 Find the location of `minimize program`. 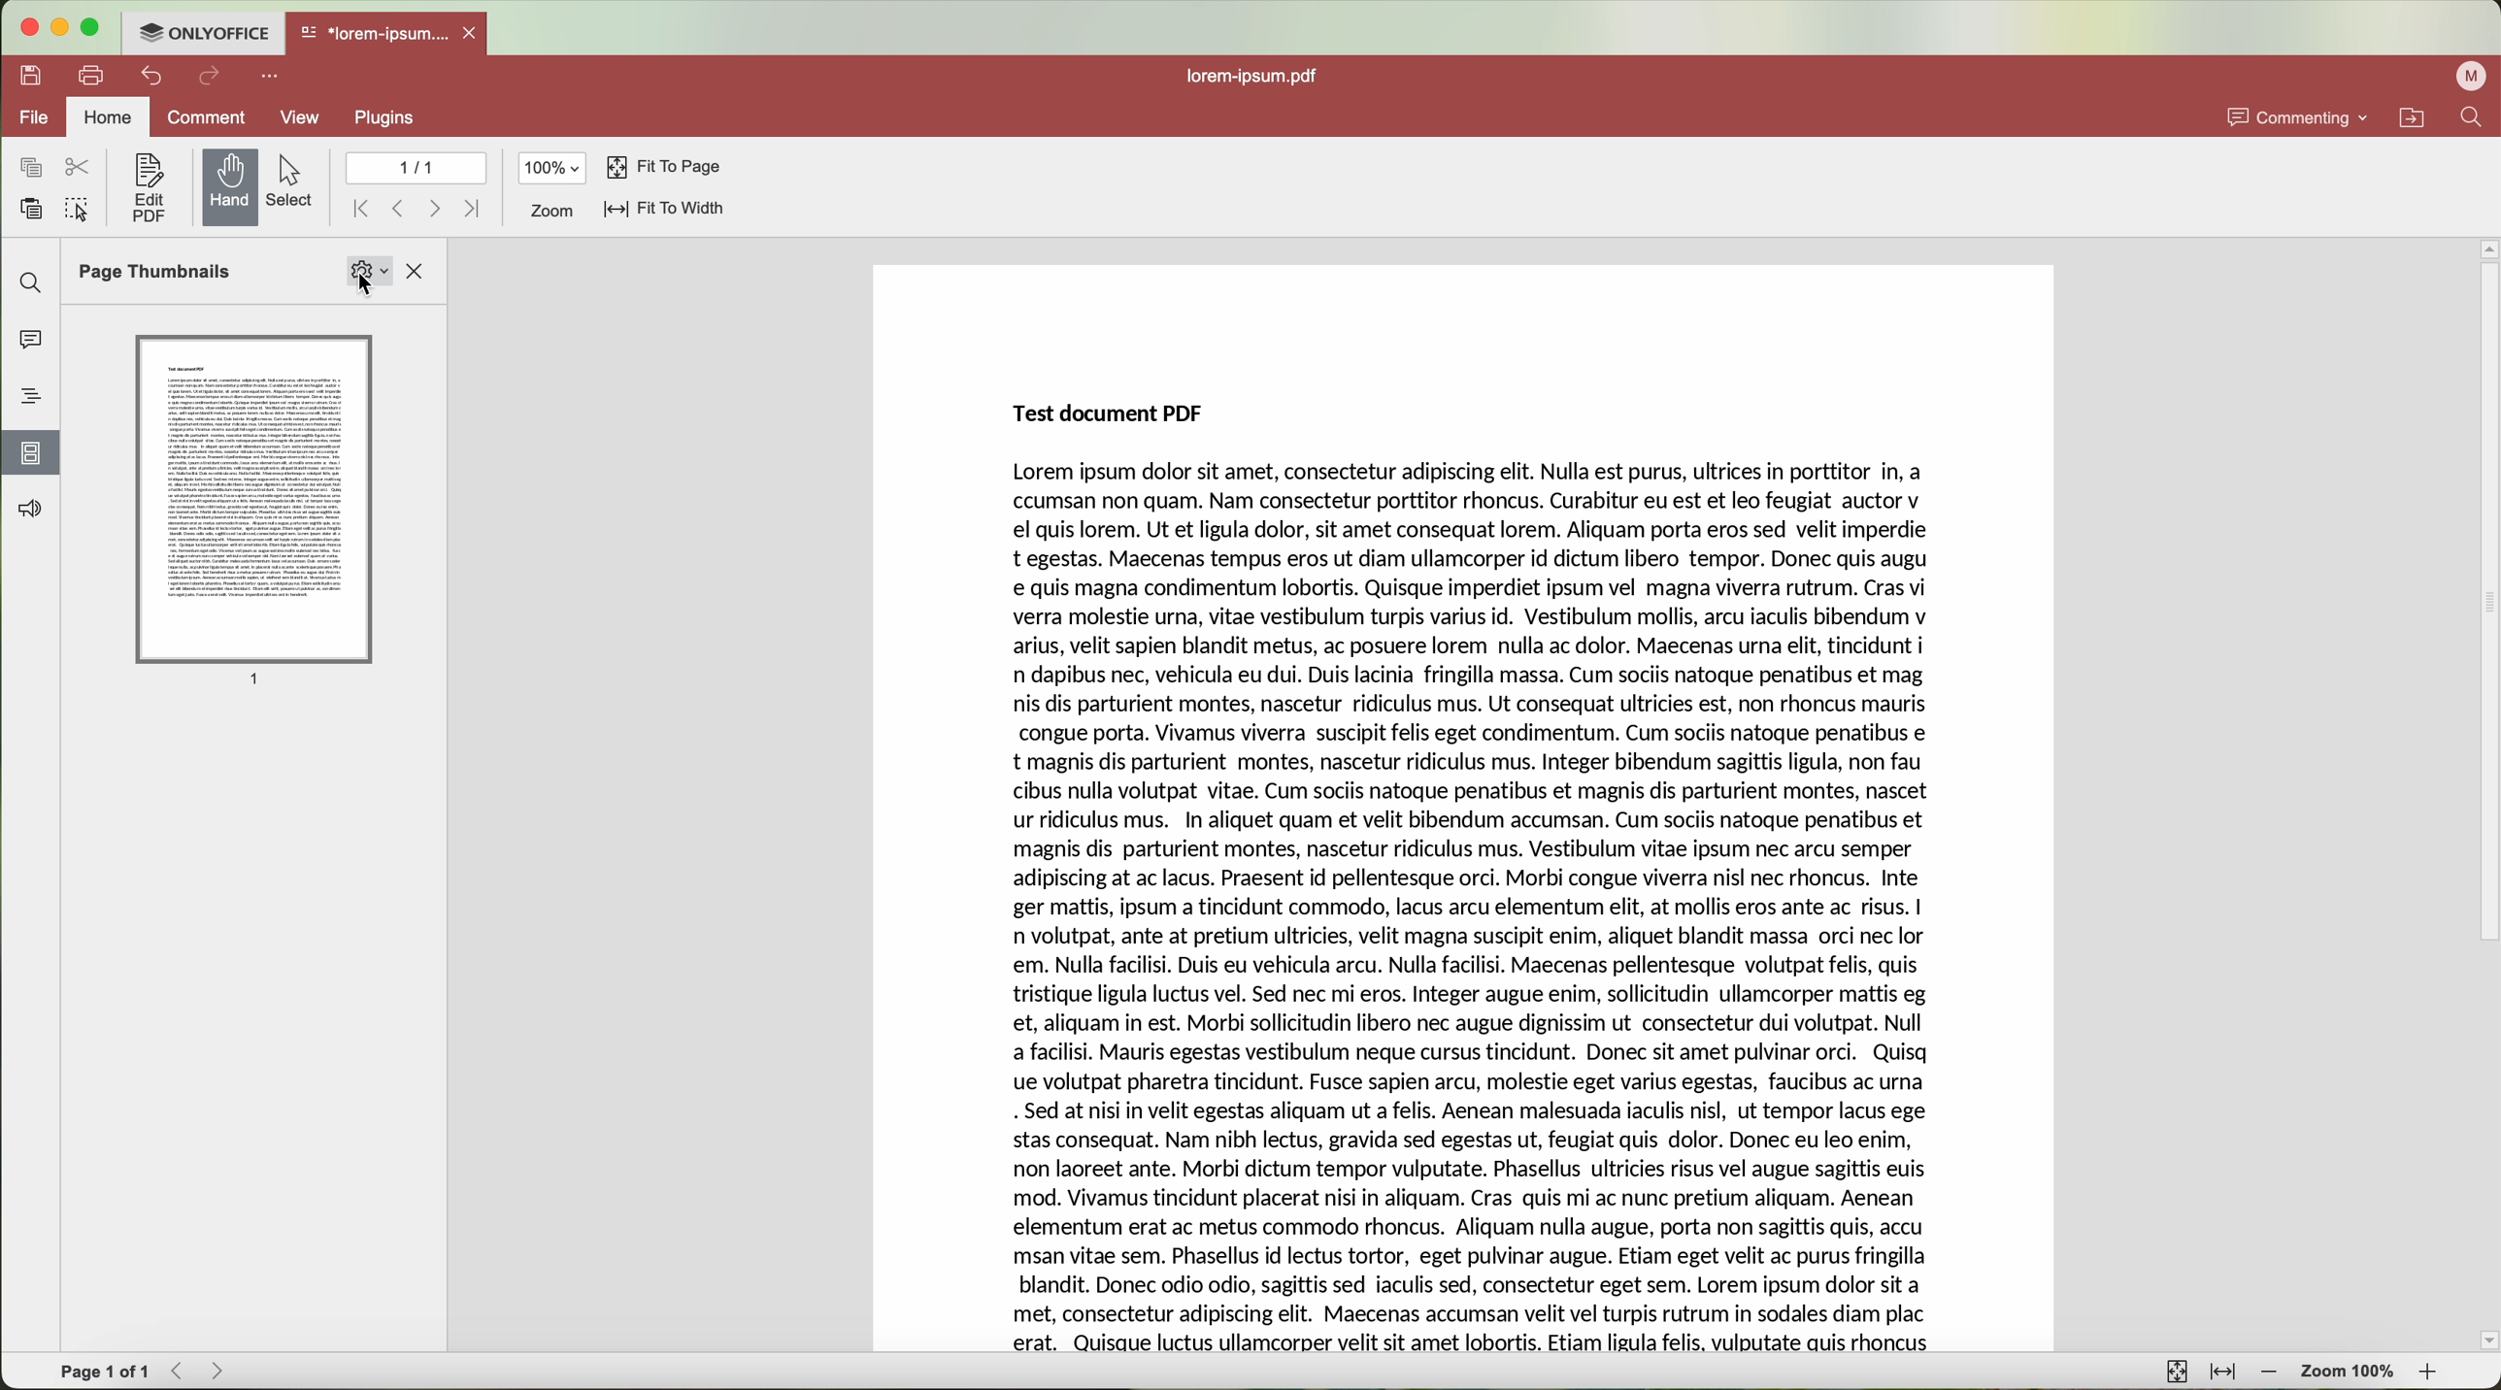

minimize program is located at coordinates (56, 27).